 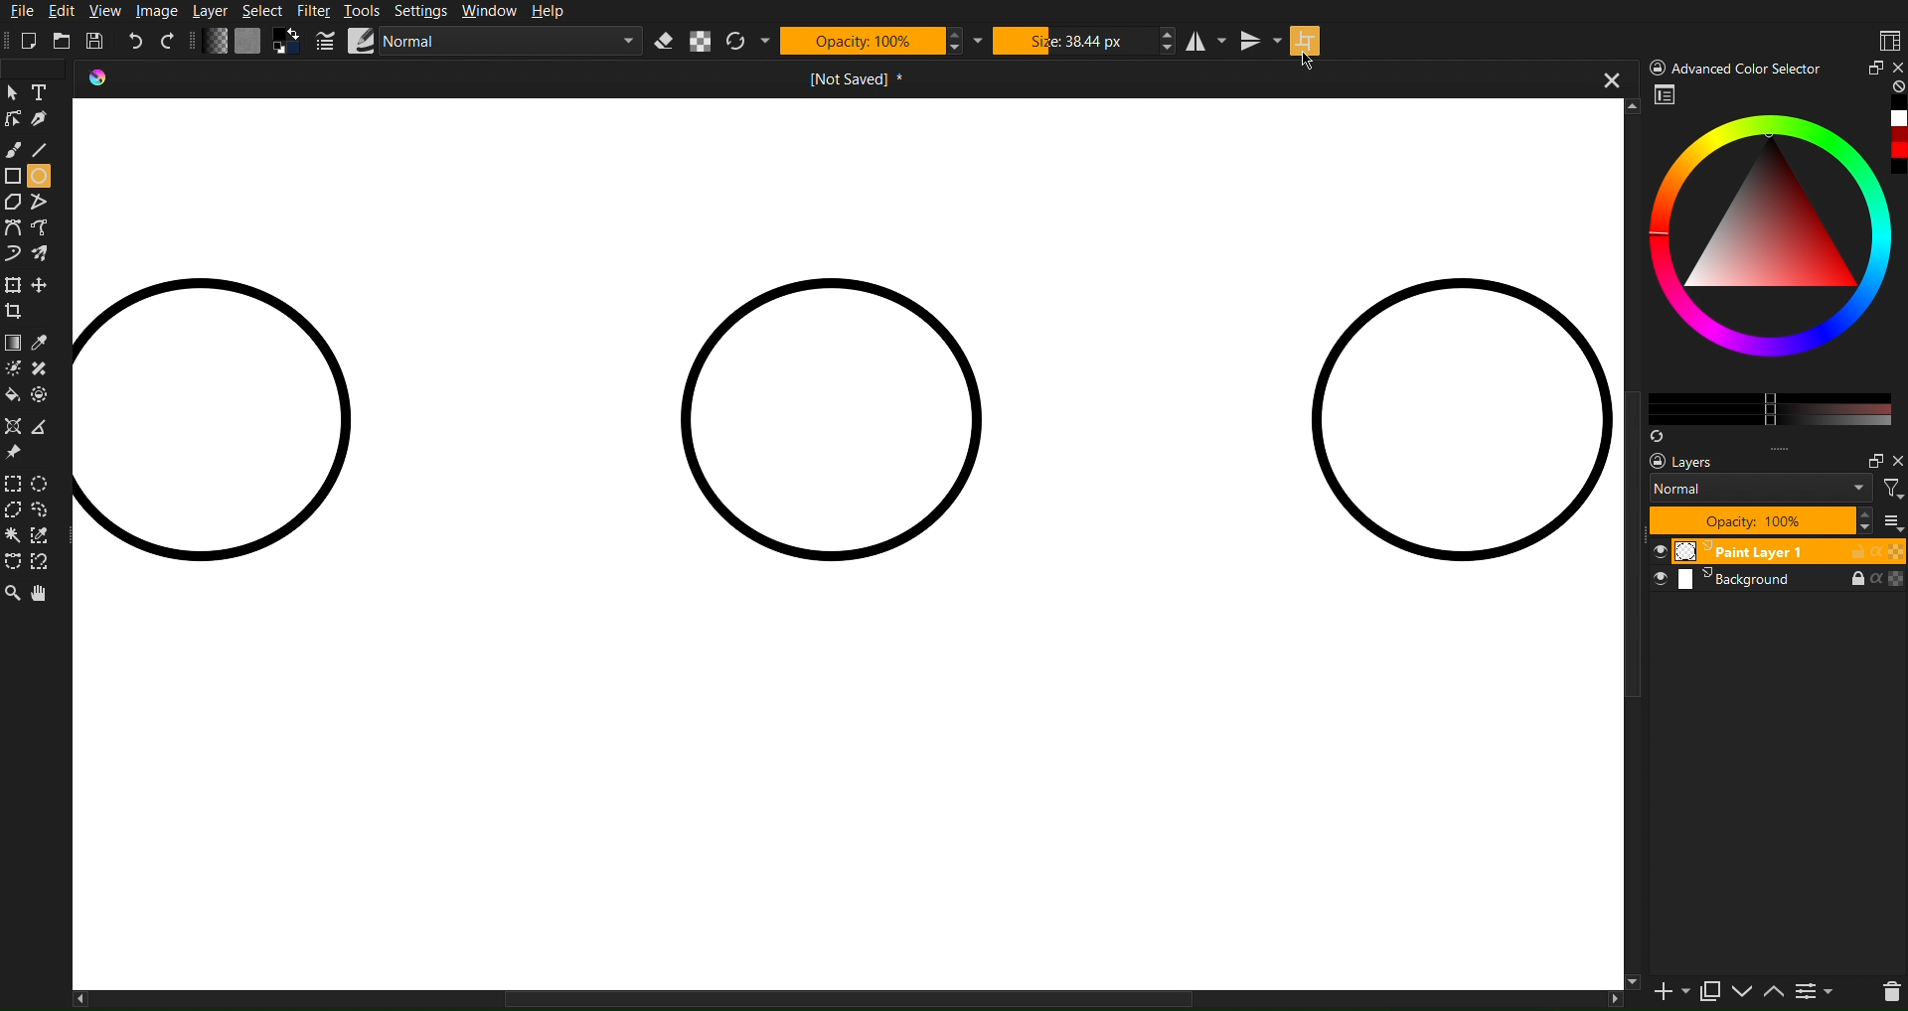 I want to click on copy, so click(x=1706, y=993).